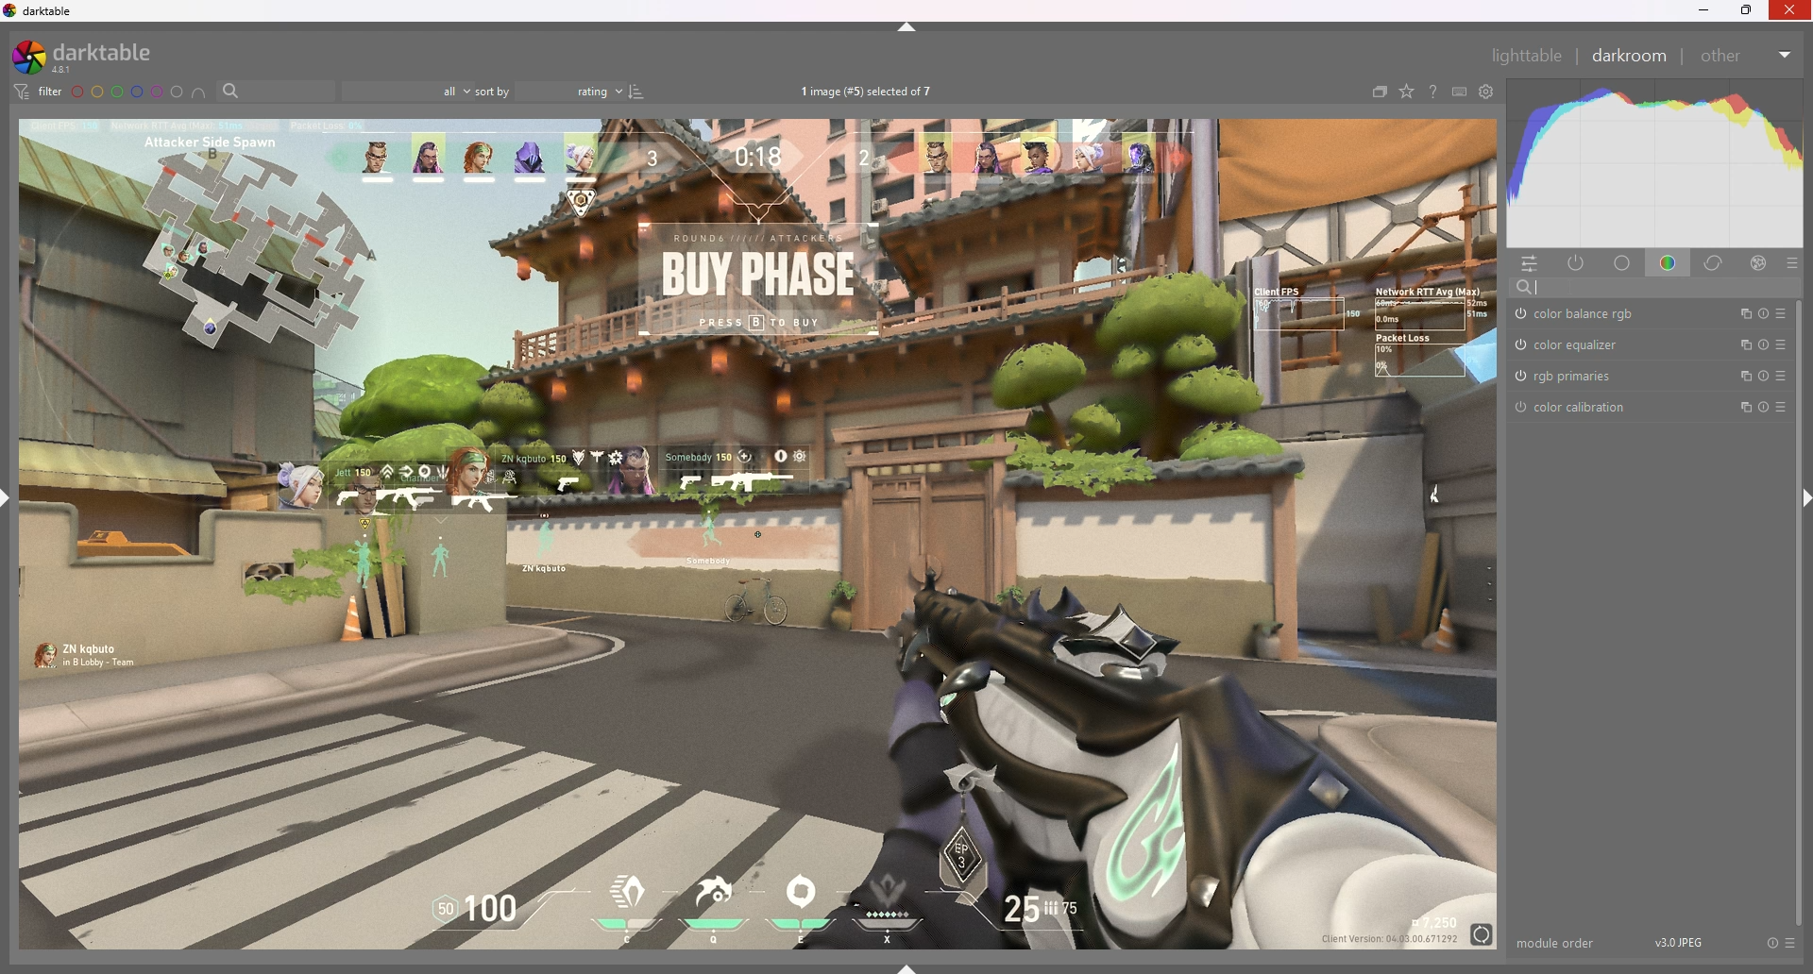 The height and width of the screenshot is (974, 1813). I want to click on color labels, so click(127, 92).